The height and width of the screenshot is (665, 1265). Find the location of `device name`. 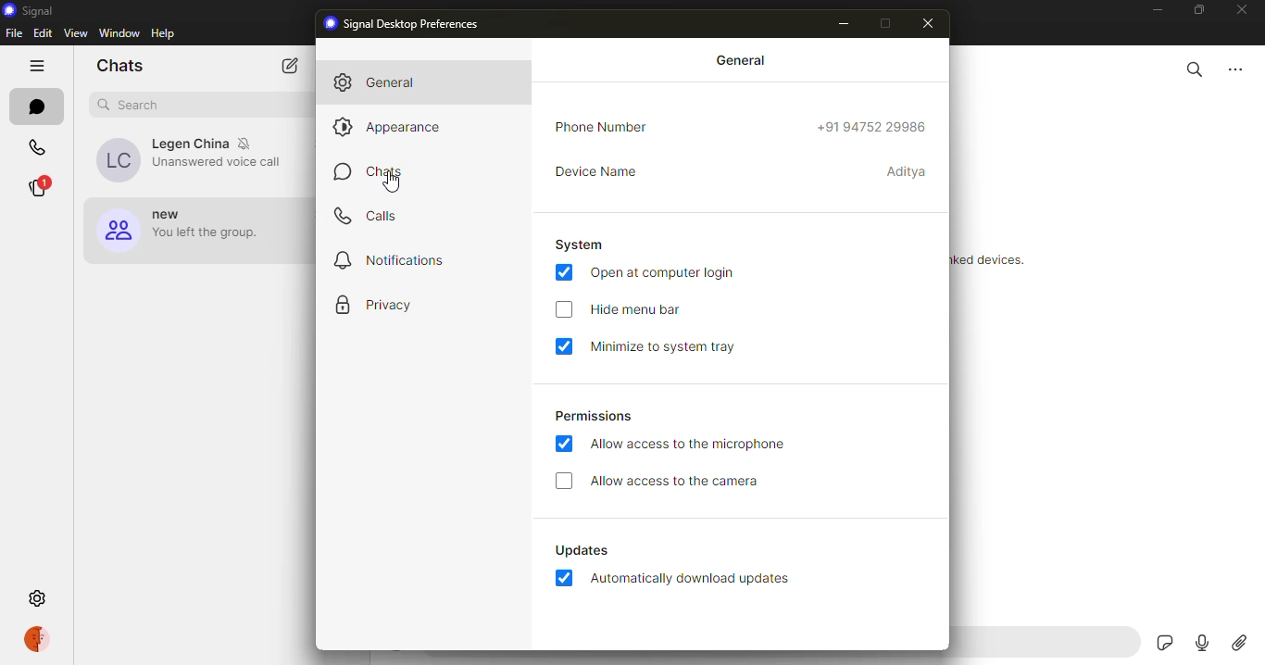

device name is located at coordinates (601, 169).